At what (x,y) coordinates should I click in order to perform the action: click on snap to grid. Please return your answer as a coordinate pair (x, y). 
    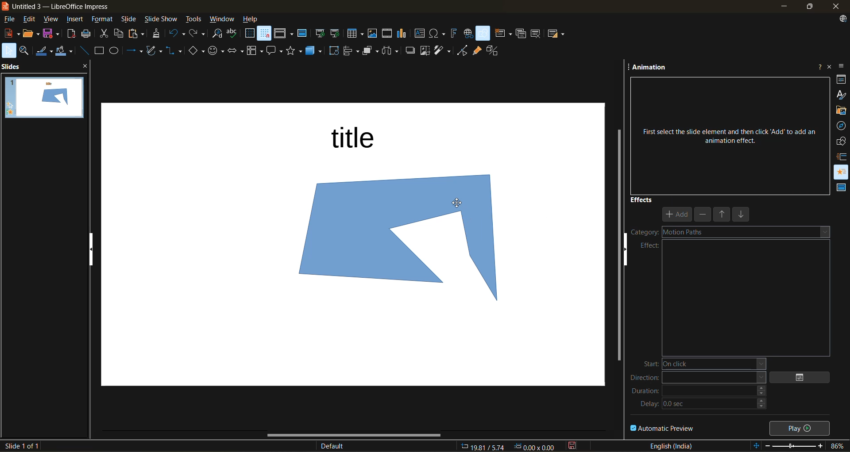
    Looking at the image, I should click on (263, 34).